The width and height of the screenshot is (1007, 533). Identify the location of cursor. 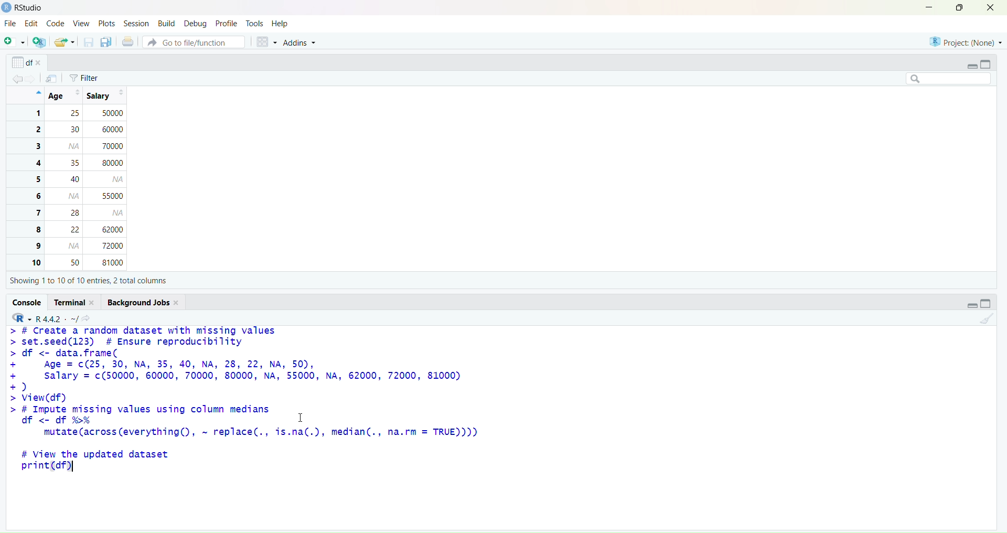
(301, 419).